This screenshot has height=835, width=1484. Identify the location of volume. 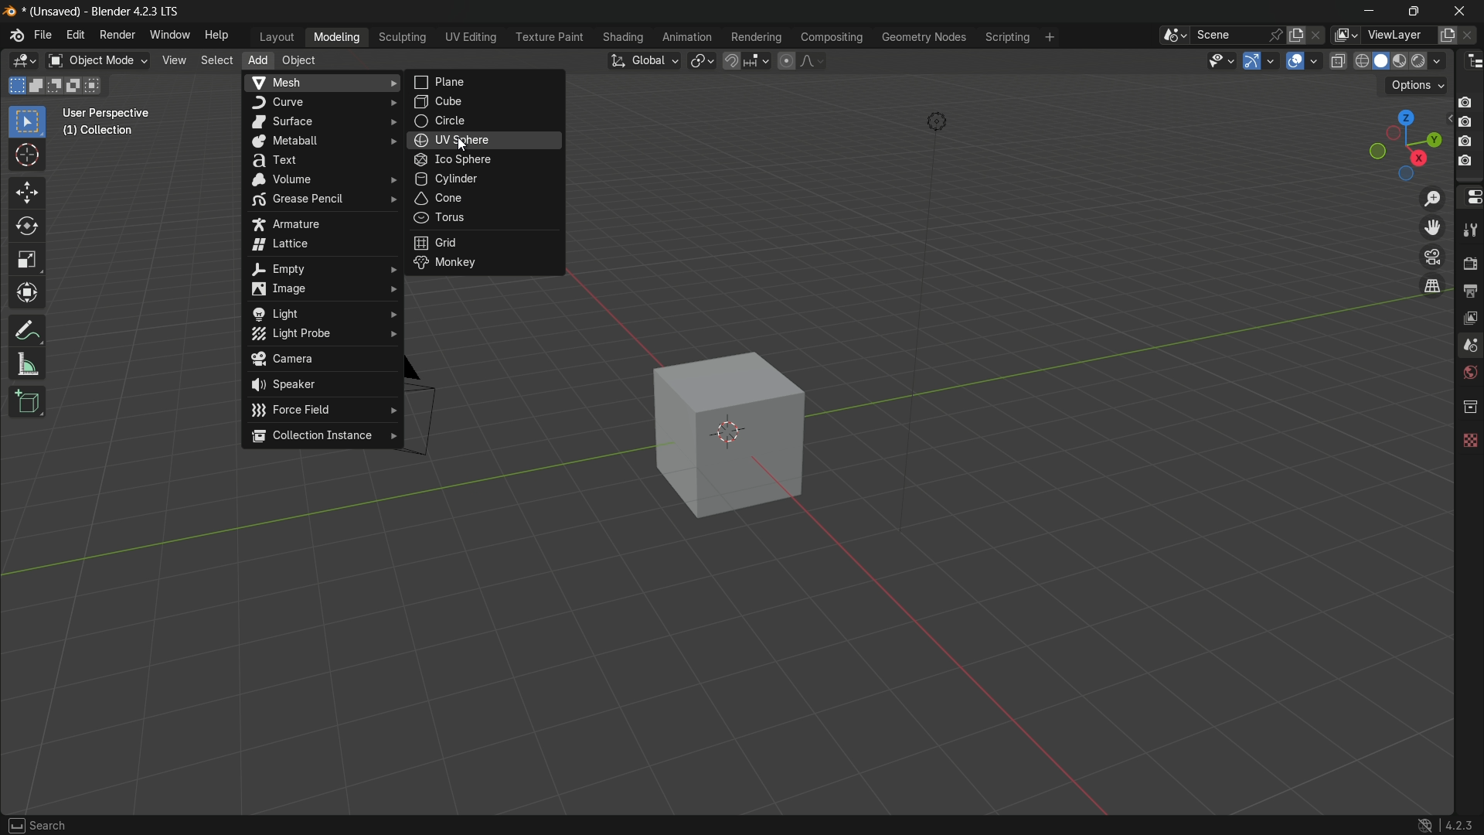
(322, 180).